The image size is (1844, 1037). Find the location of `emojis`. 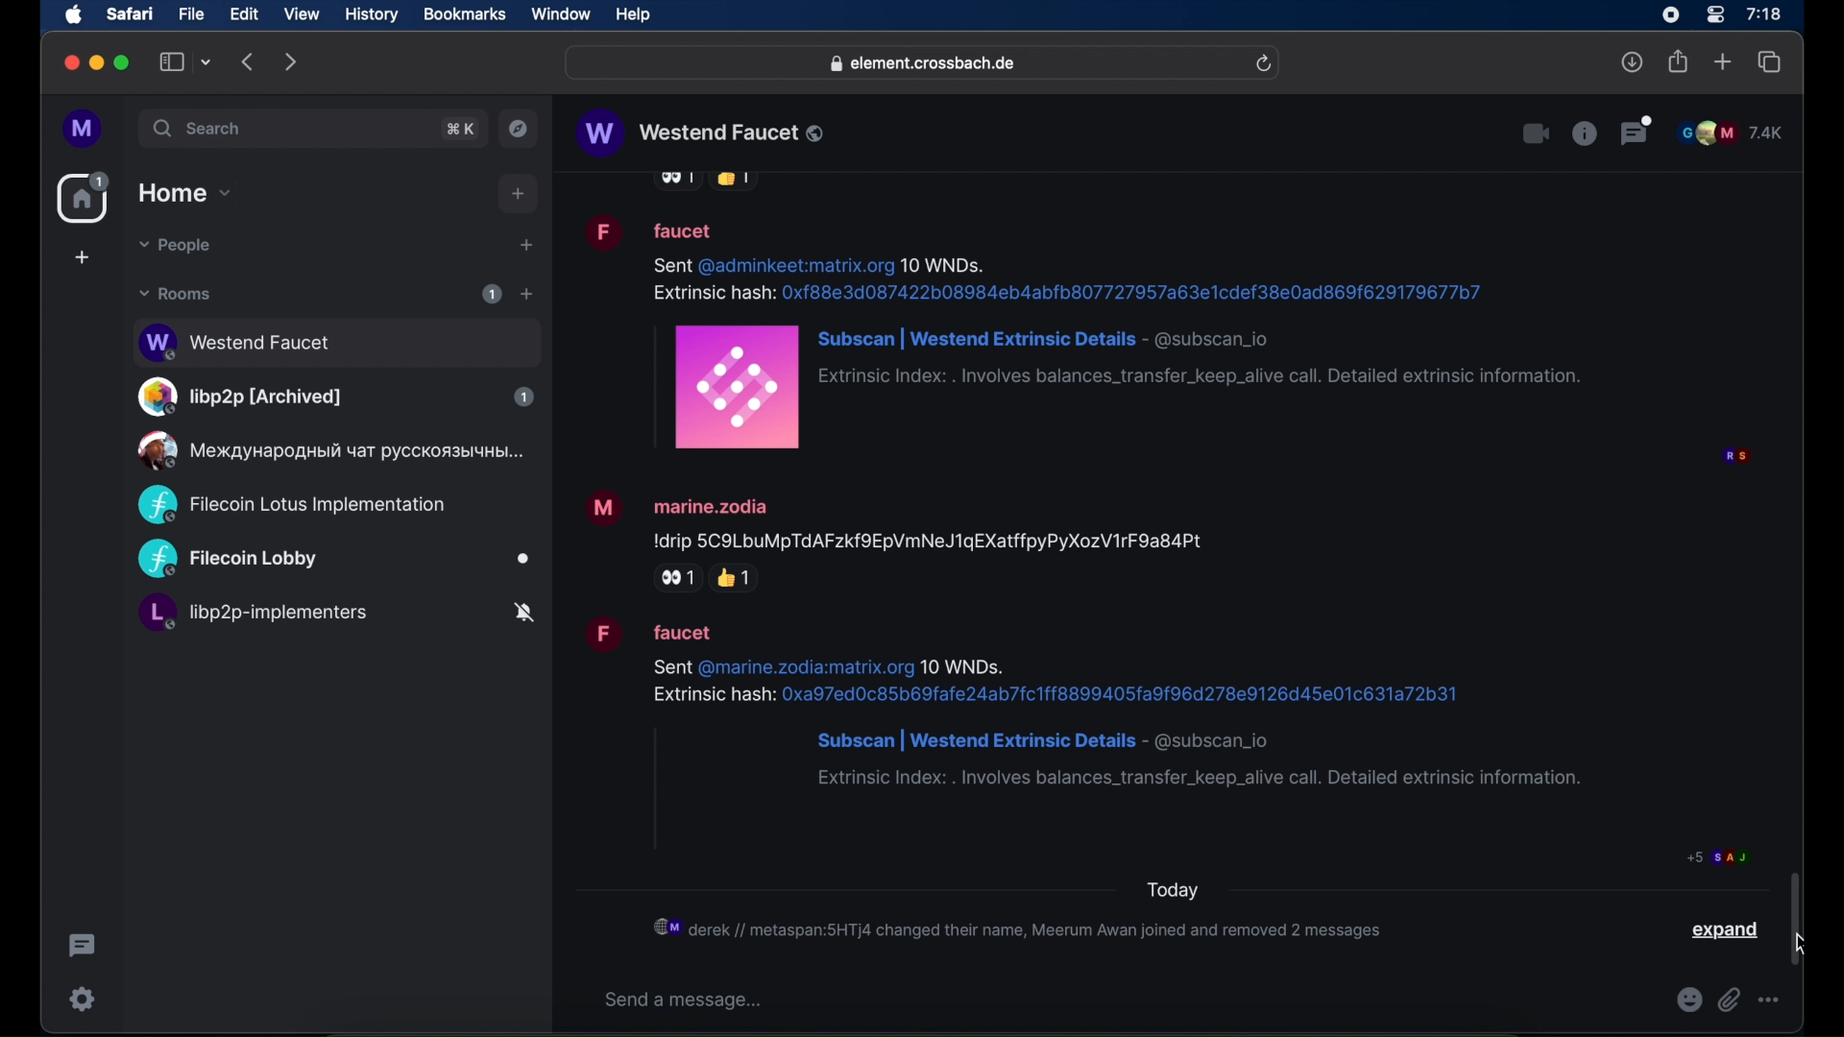

emojis is located at coordinates (1689, 1000).